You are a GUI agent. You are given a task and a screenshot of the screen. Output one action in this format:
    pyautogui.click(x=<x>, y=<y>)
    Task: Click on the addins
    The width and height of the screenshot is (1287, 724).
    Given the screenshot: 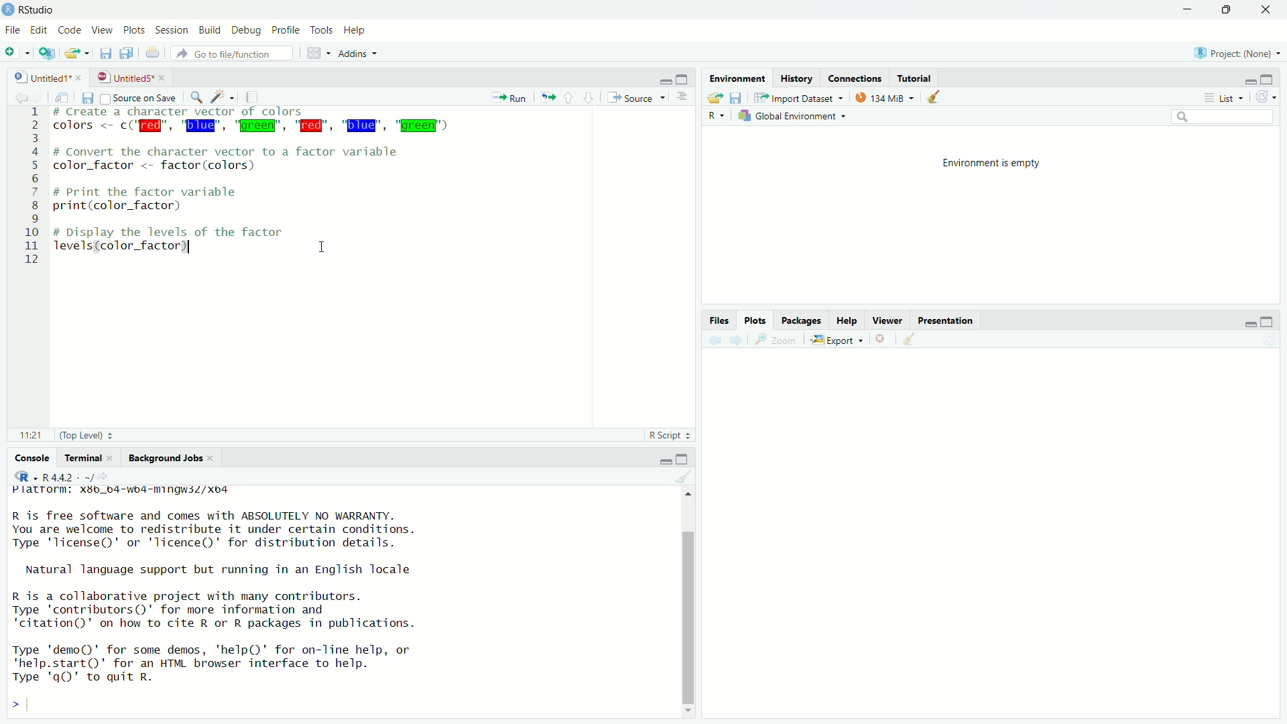 What is the action you would take?
    pyautogui.click(x=359, y=54)
    